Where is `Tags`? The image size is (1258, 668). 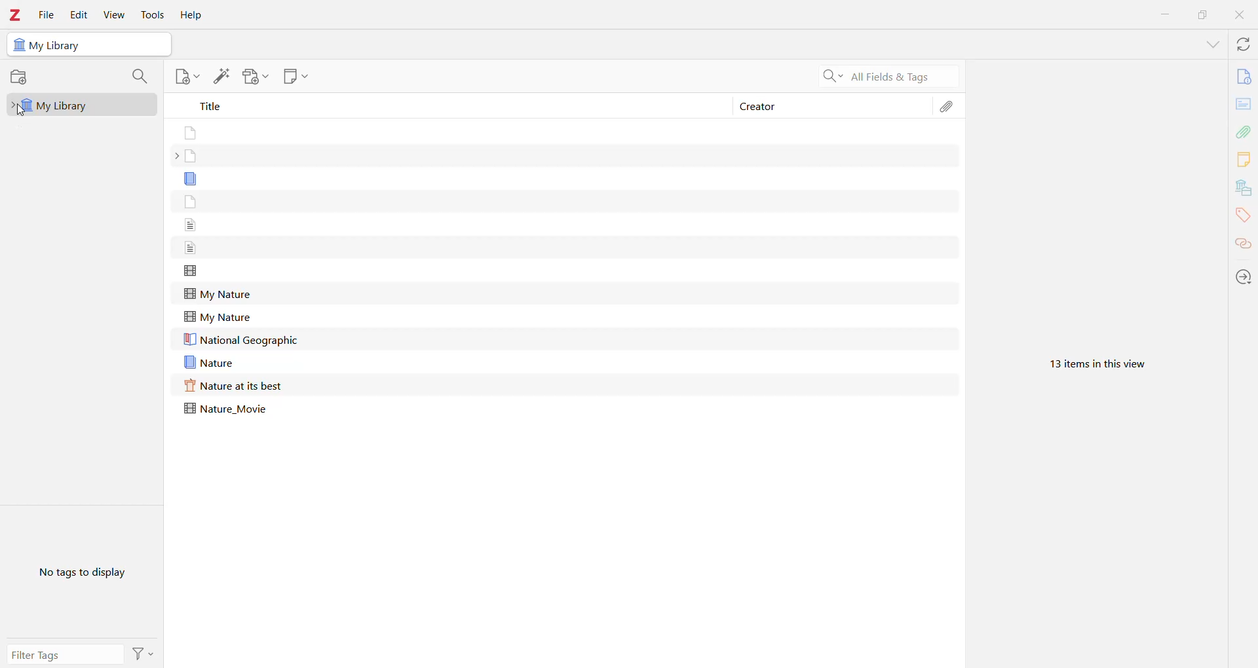
Tags is located at coordinates (1242, 217).